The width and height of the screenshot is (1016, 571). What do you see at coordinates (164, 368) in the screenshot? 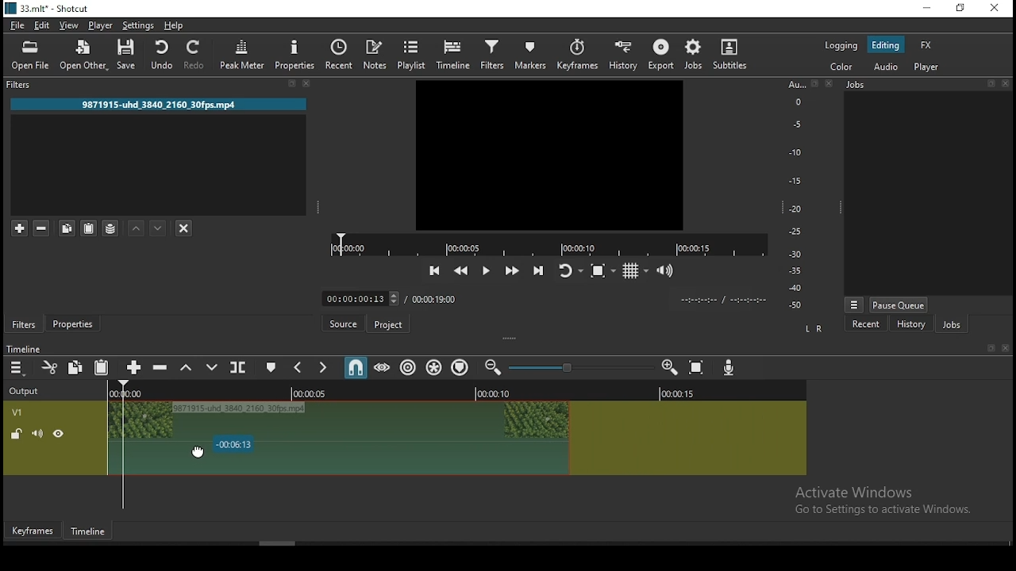
I see `ripple delete` at bounding box center [164, 368].